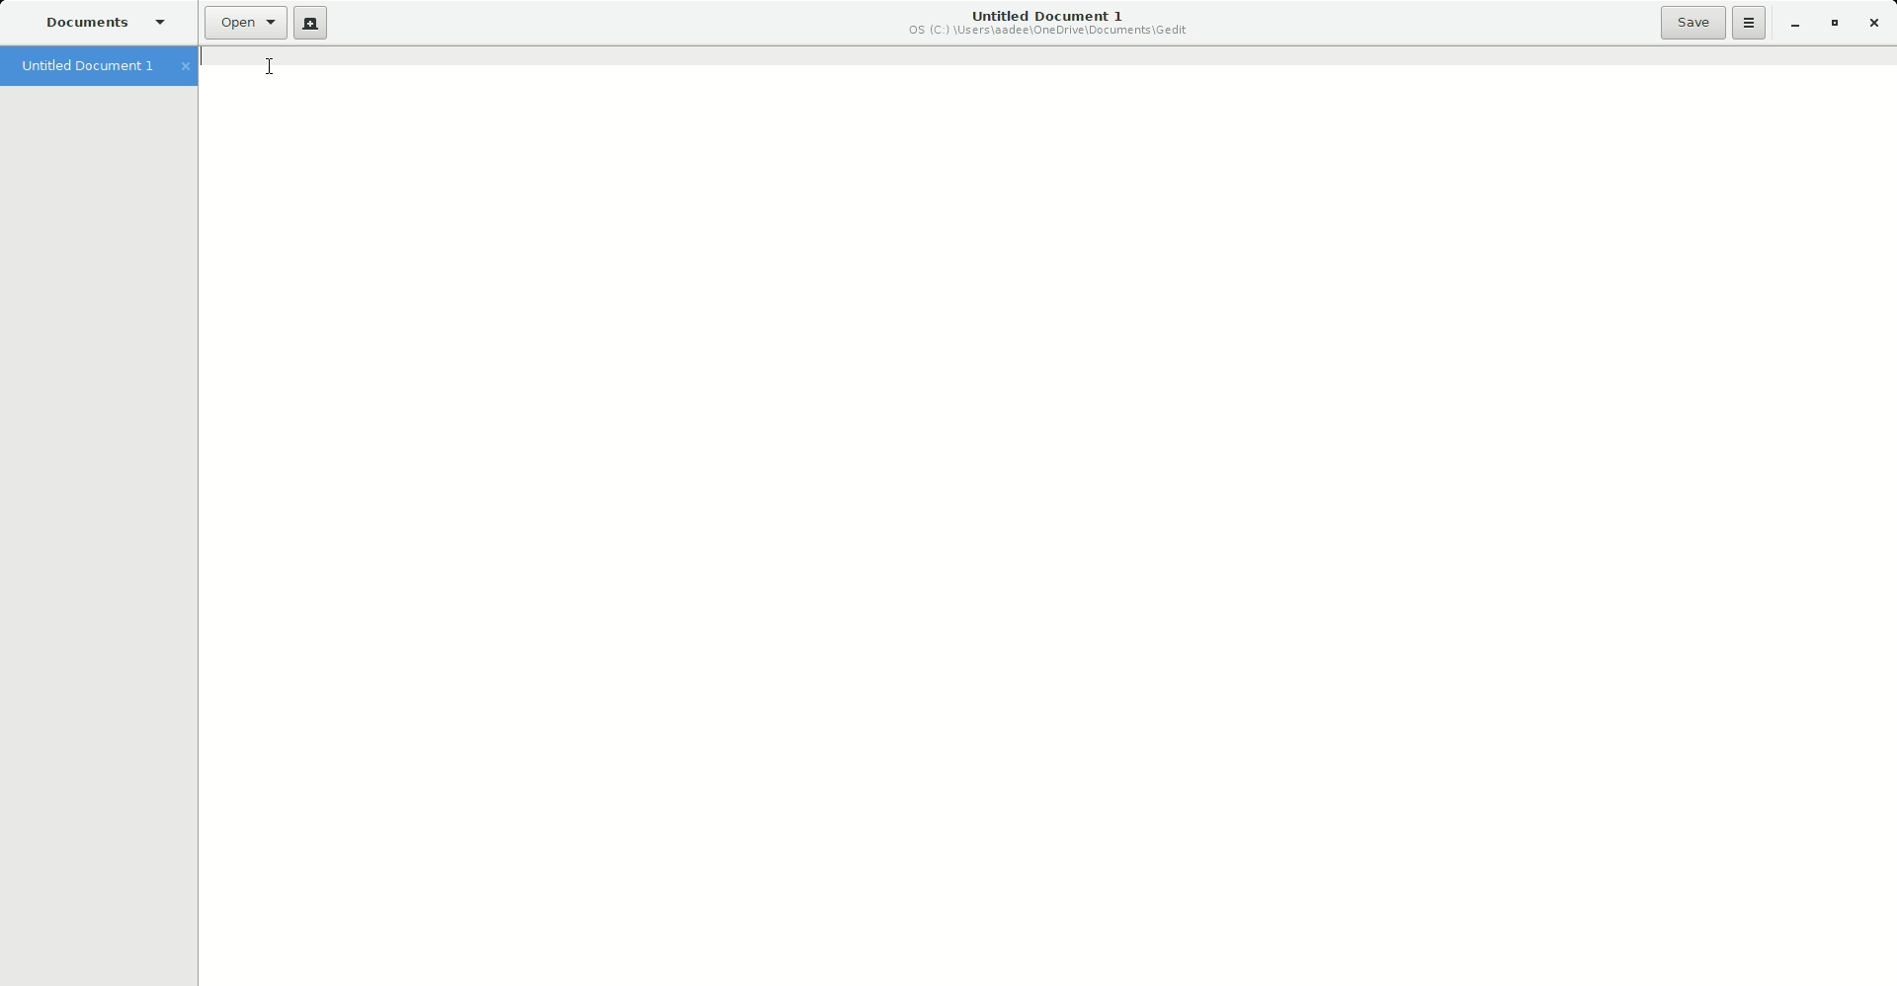 This screenshot has width=1897, height=986. What do you see at coordinates (310, 24) in the screenshot?
I see `New` at bounding box center [310, 24].